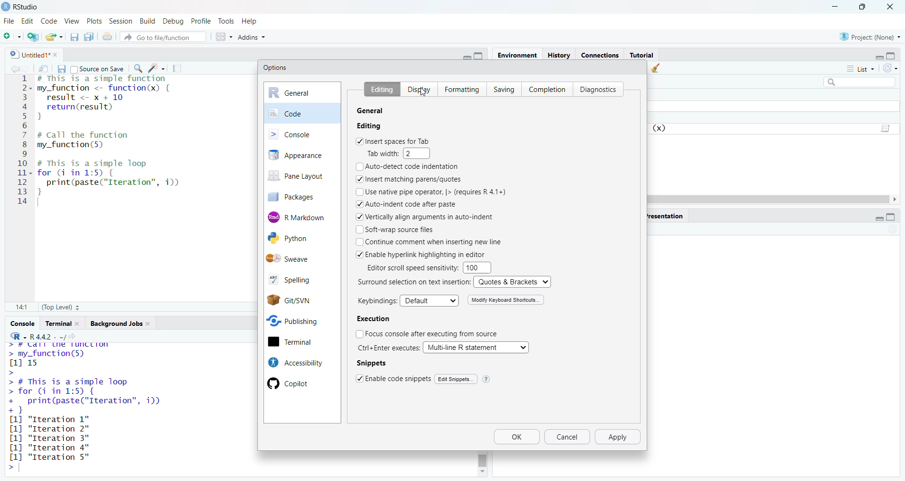 This screenshot has height=481, width=905. I want to click on addins, so click(252, 36).